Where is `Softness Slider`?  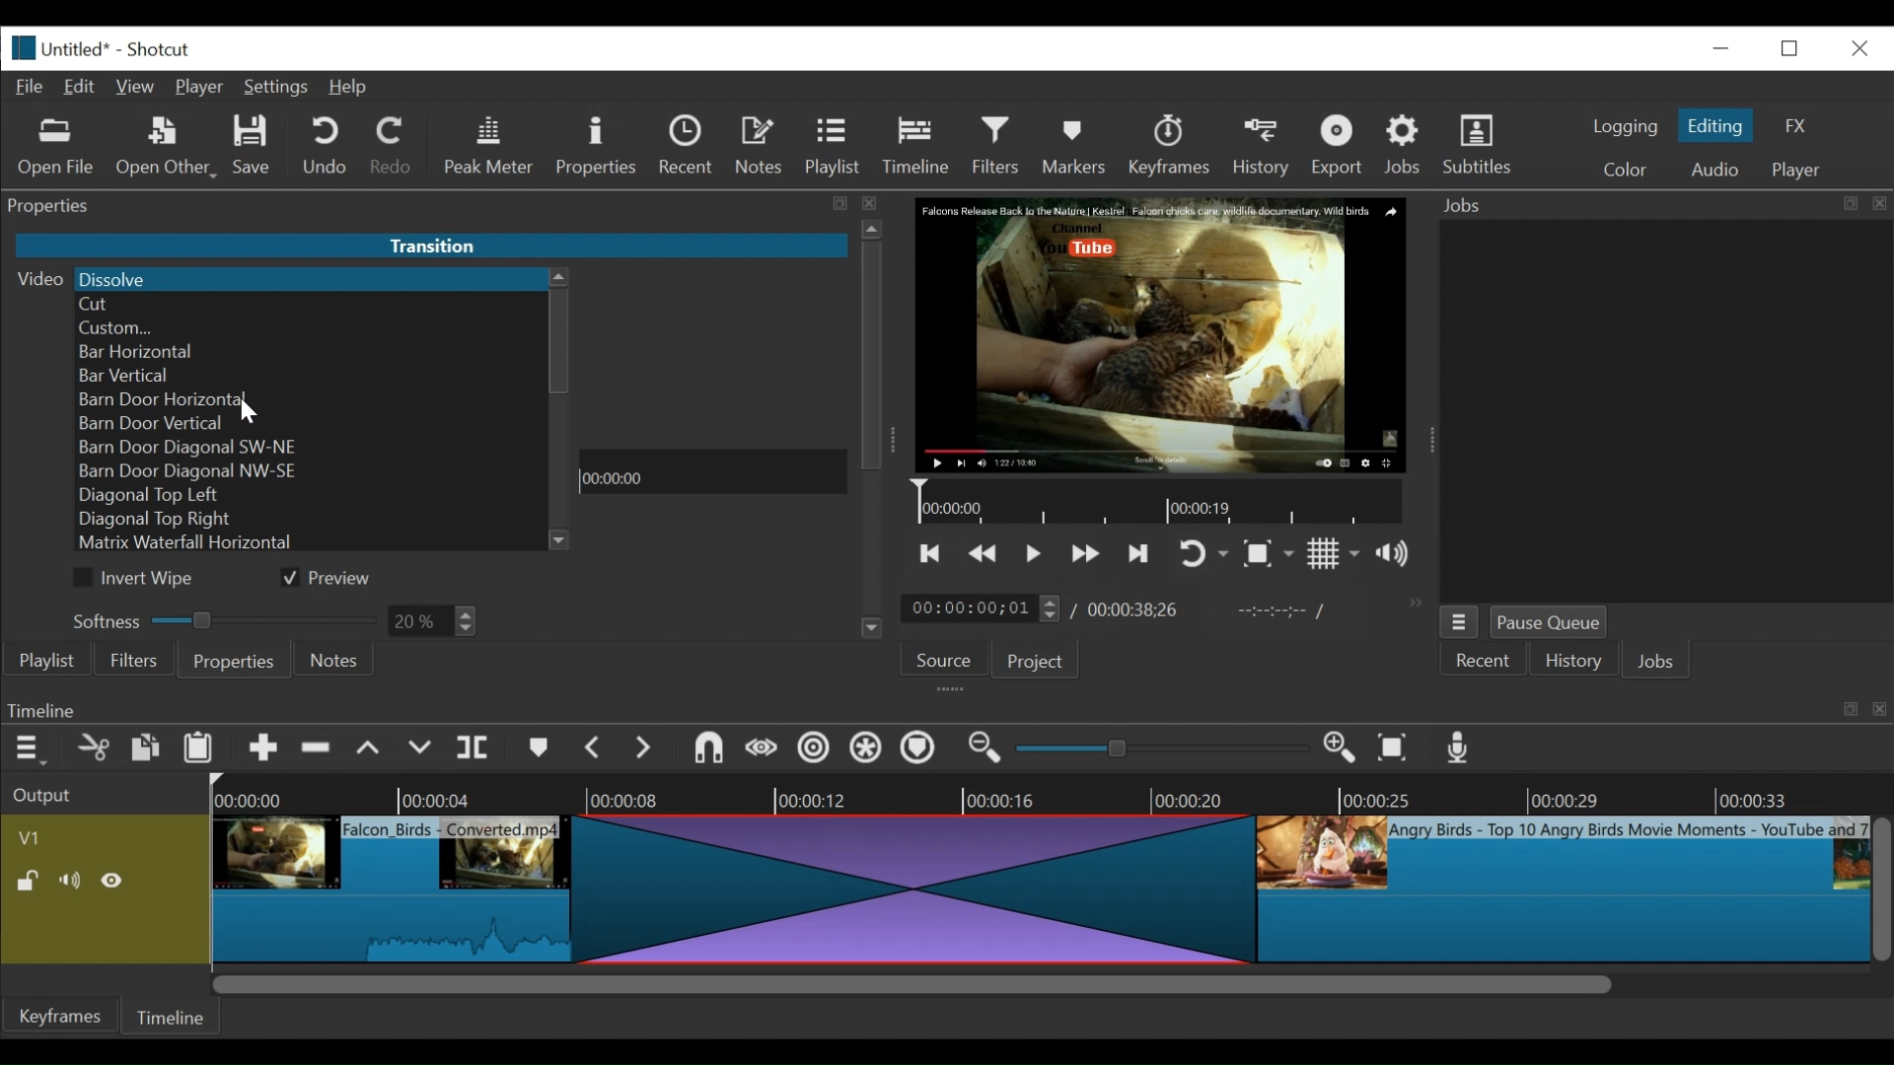
Softness Slider is located at coordinates (223, 618).